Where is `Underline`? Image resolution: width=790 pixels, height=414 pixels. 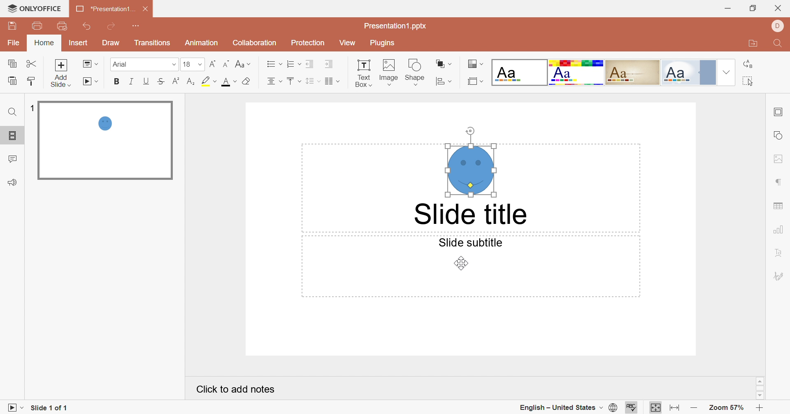 Underline is located at coordinates (148, 81).